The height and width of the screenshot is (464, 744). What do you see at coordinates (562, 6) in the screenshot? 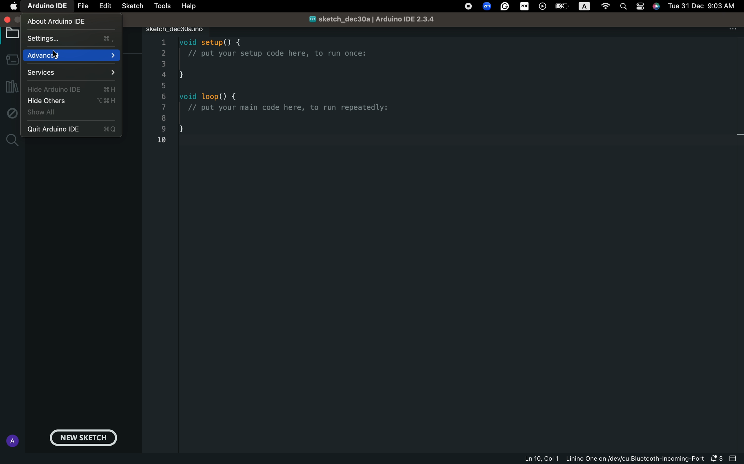
I see `battery` at bounding box center [562, 6].